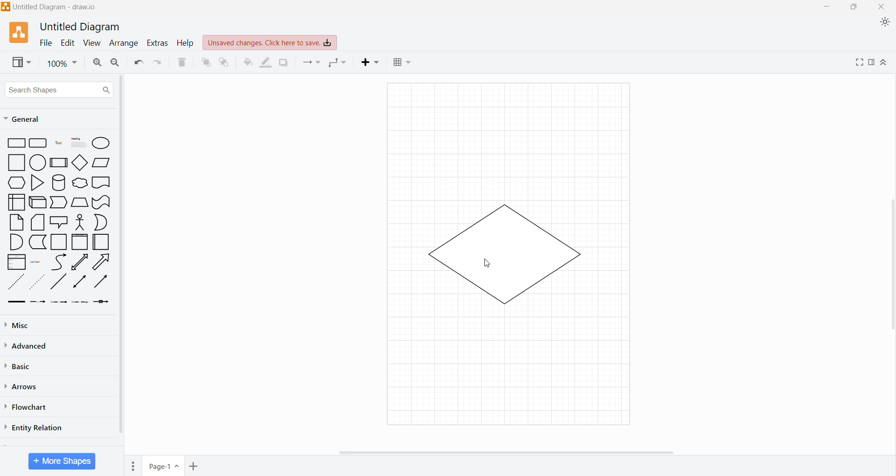  Describe the element at coordinates (16, 302) in the screenshot. I see `Link` at that location.